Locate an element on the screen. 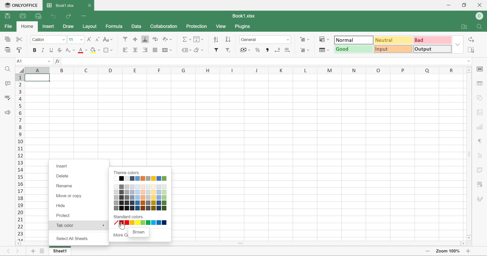 The width and height of the screenshot is (487, 256). Tab is located at coordinates (58, 225).